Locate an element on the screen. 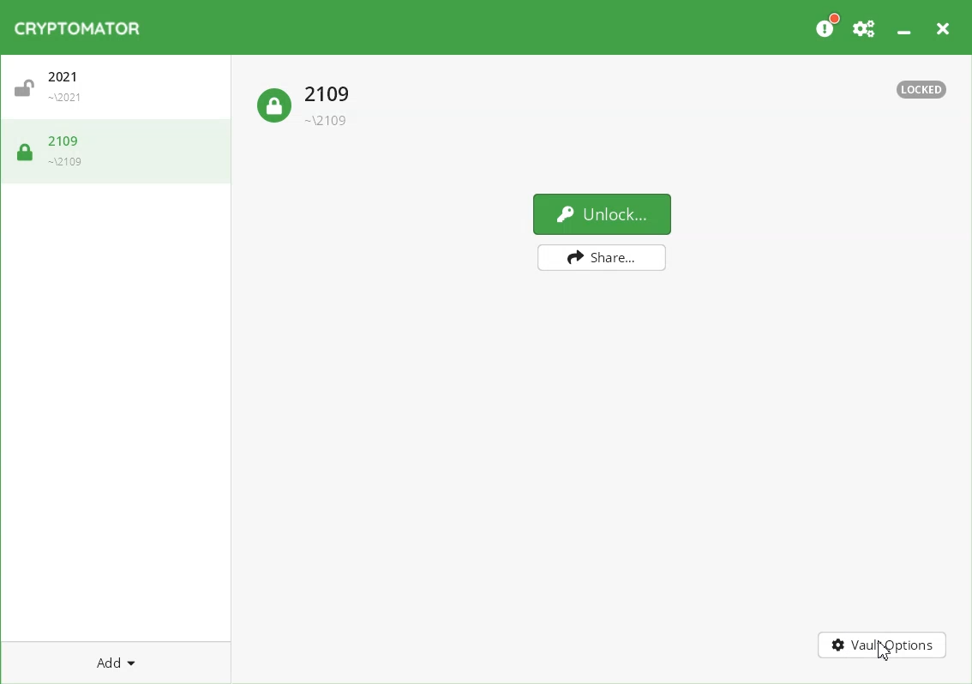  Add is located at coordinates (117, 663).